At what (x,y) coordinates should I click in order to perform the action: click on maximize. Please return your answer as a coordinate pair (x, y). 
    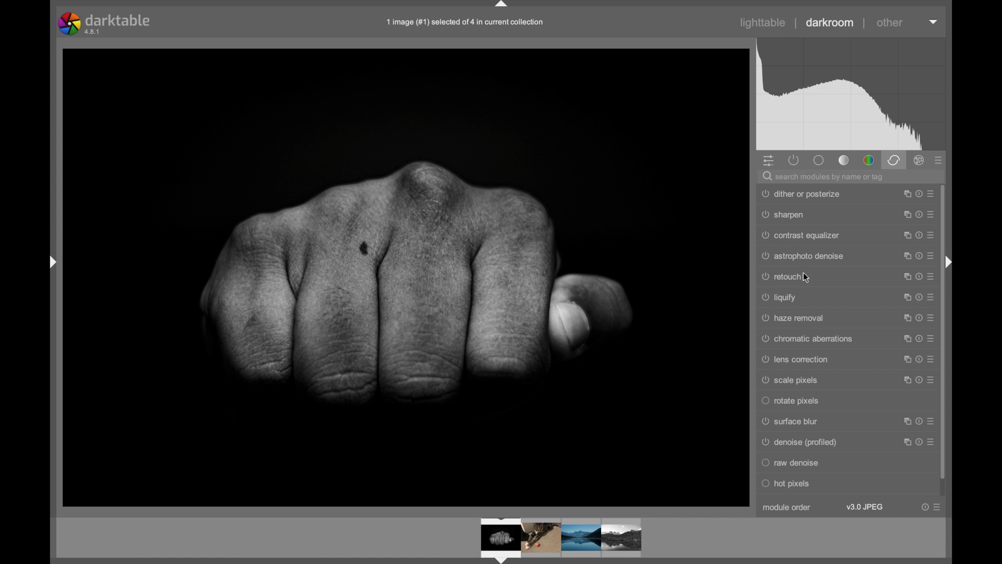
    Looking at the image, I should click on (903, 359).